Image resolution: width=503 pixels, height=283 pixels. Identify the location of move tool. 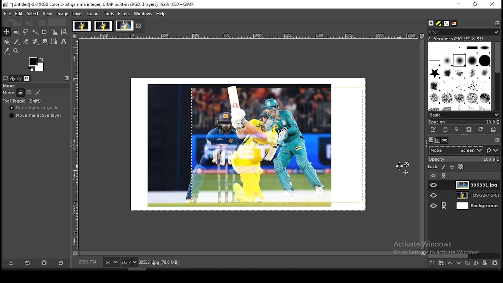
(7, 32).